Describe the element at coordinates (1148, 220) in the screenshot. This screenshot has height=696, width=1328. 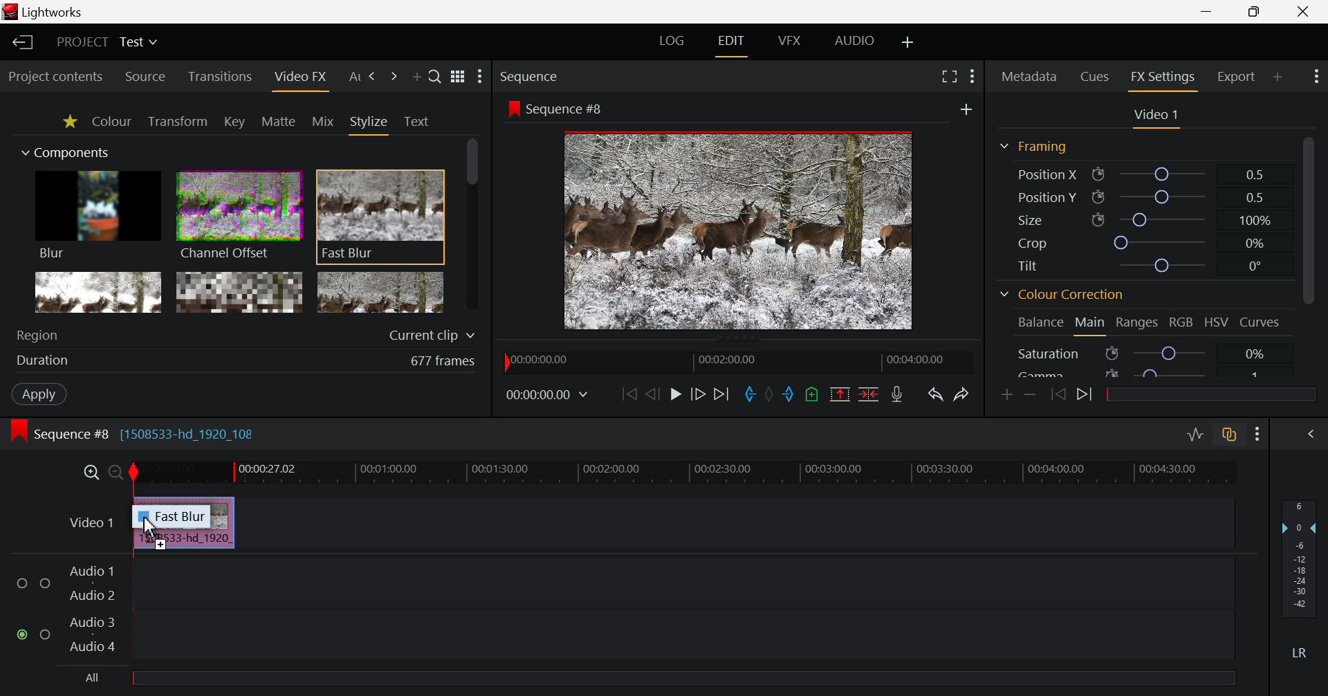
I see `Size` at that location.